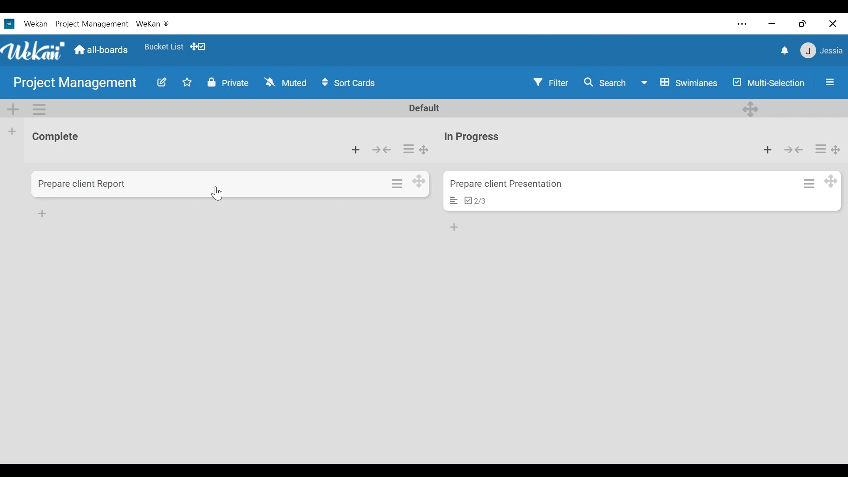 The height and width of the screenshot is (477, 848). Describe the element at coordinates (470, 137) in the screenshot. I see `List Title` at that location.